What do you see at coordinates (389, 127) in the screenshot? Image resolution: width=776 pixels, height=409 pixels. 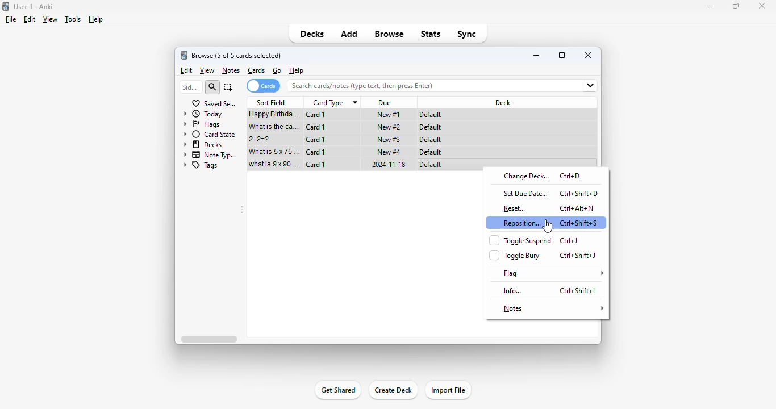 I see `new #2` at bounding box center [389, 127].